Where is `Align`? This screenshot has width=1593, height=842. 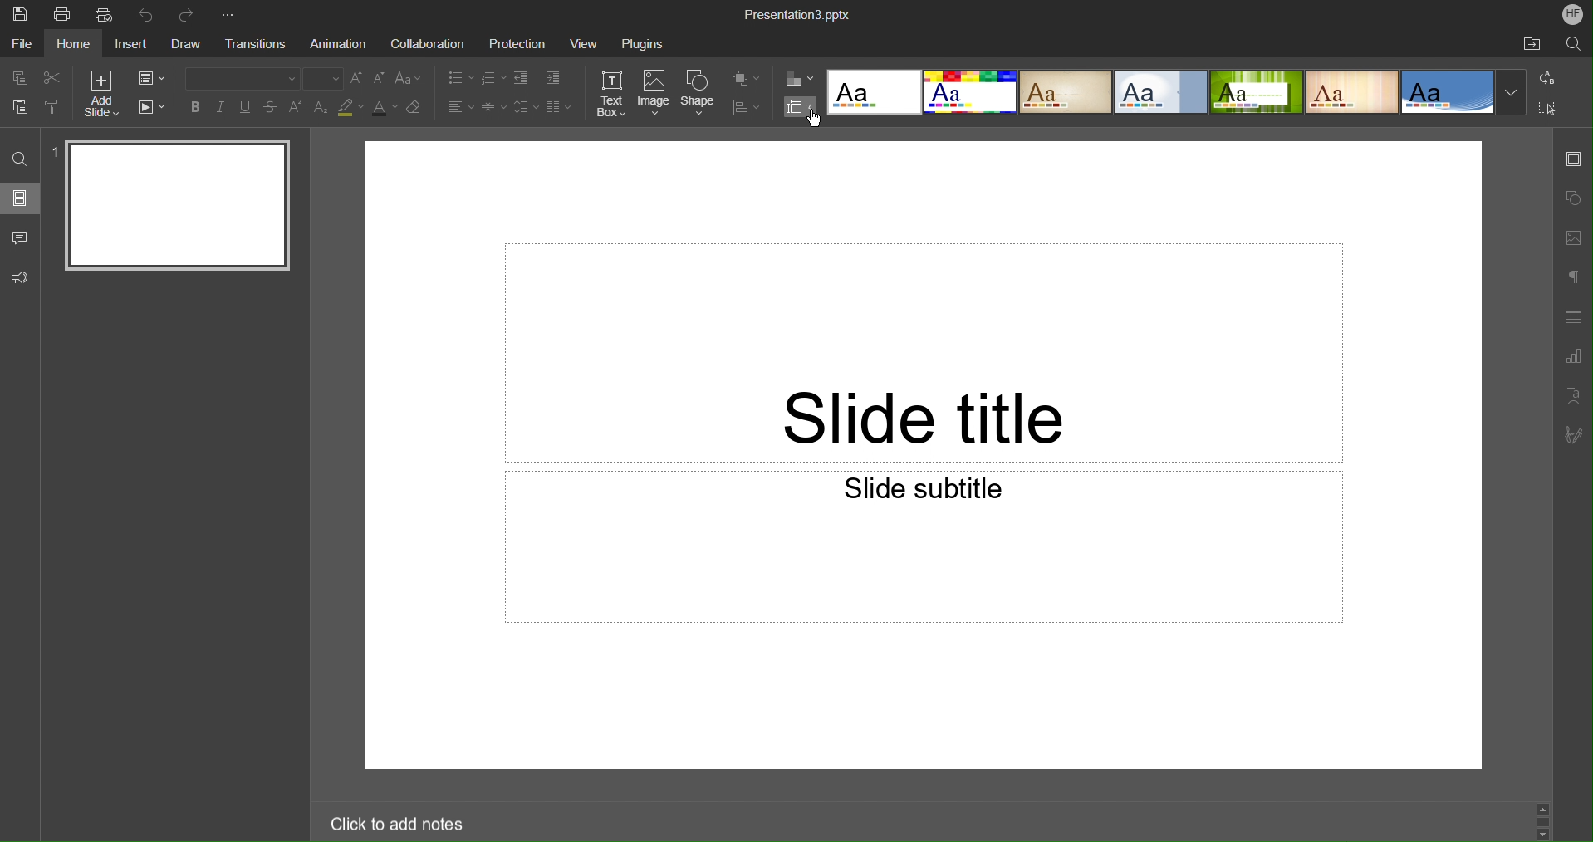
Align is located at coordinates (747, 107).